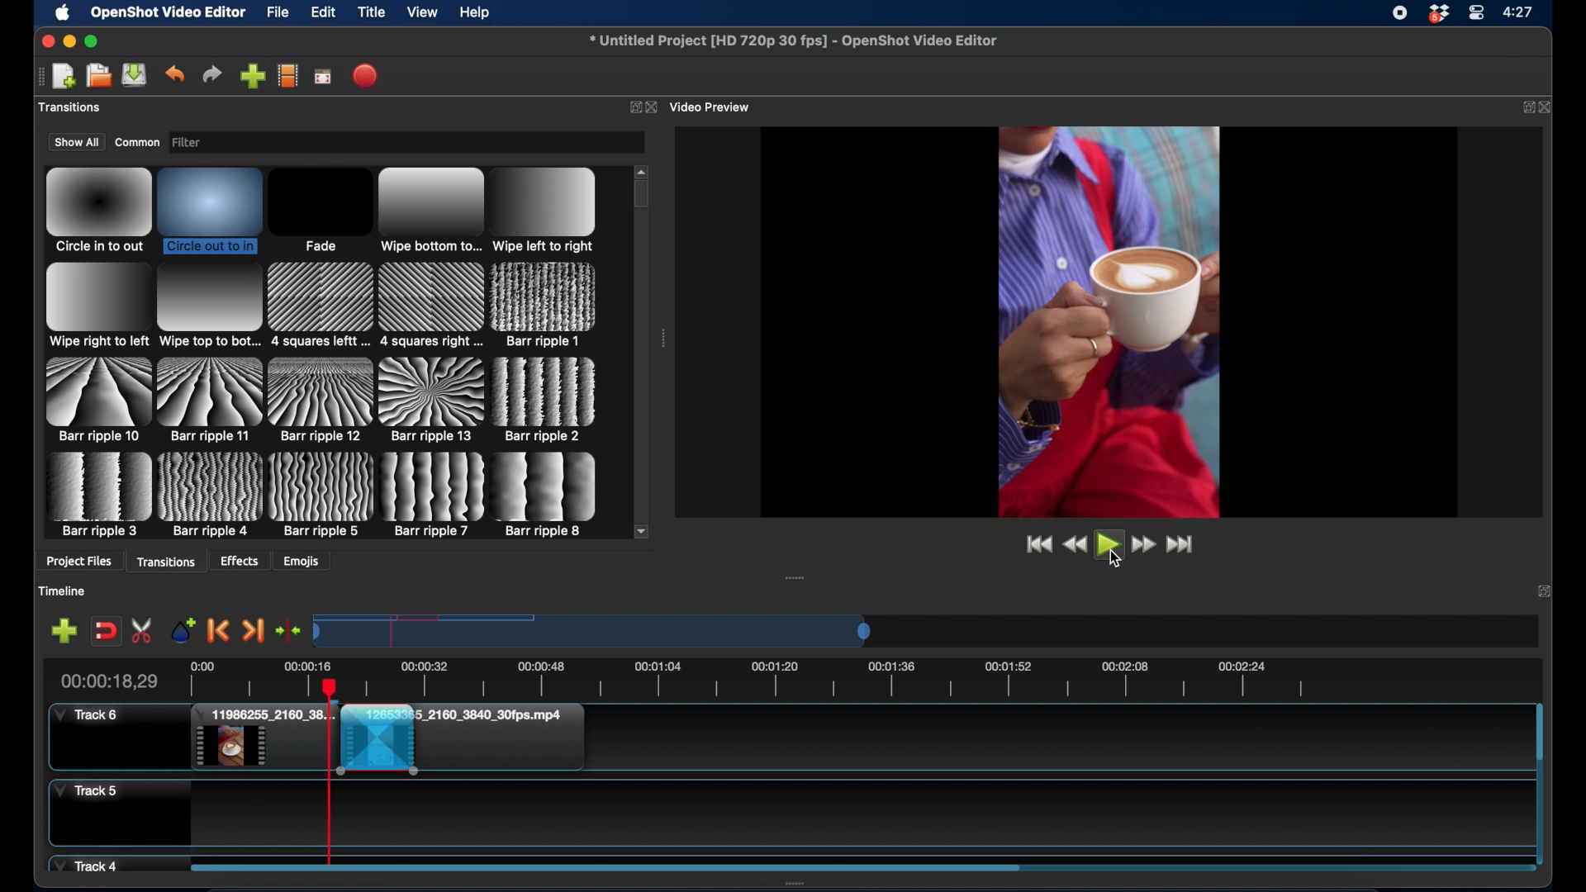 Image resolution: width=1586 pixels, height=892 pixels. I want to click on clip, so click(545, 738).